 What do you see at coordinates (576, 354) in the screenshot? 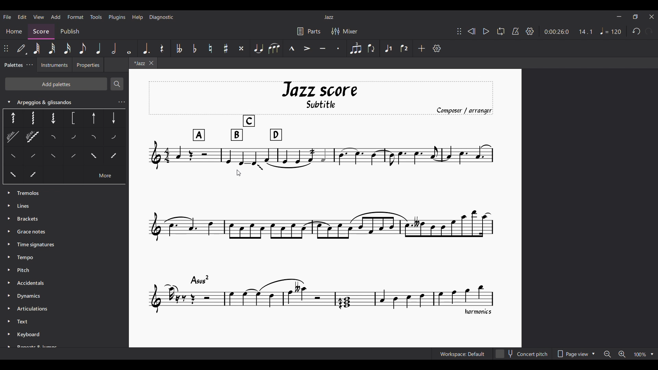
I see `Page view options` at bounding box center [576, 354].